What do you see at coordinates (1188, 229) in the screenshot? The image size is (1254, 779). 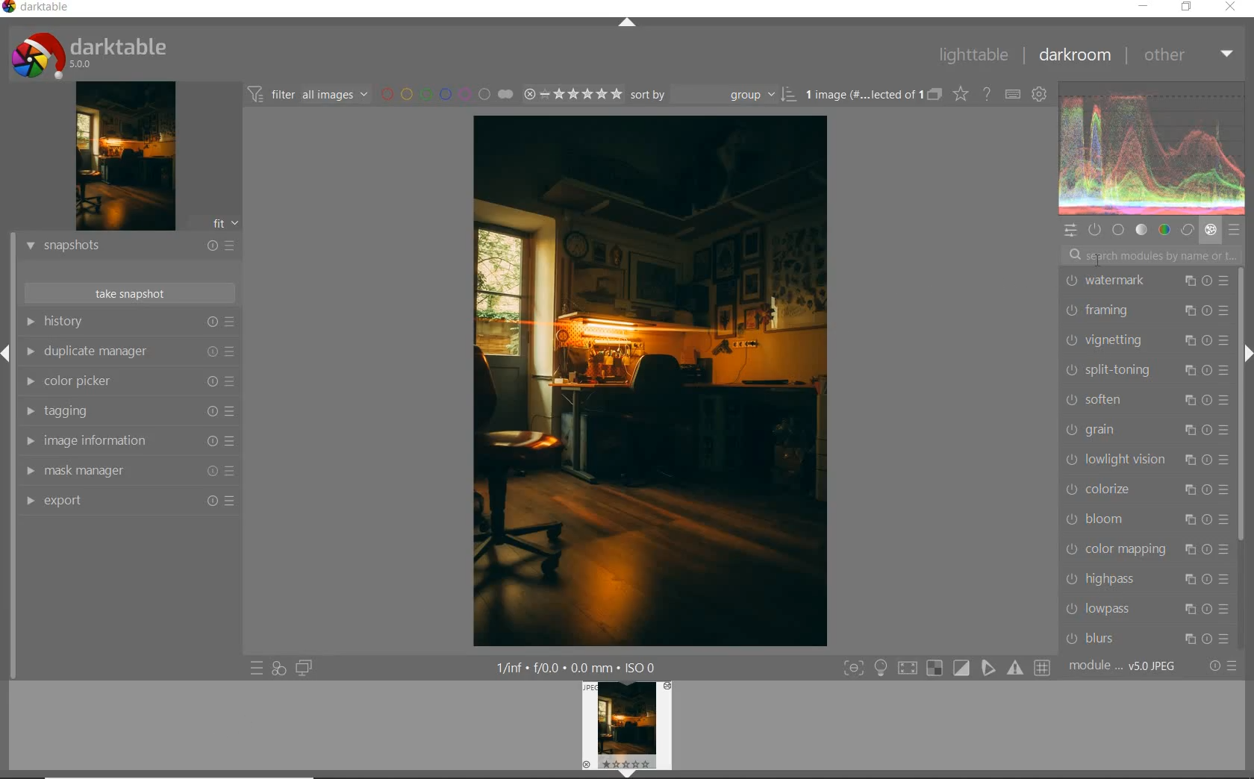 I see `correct` at bounding box center [1188, 229].